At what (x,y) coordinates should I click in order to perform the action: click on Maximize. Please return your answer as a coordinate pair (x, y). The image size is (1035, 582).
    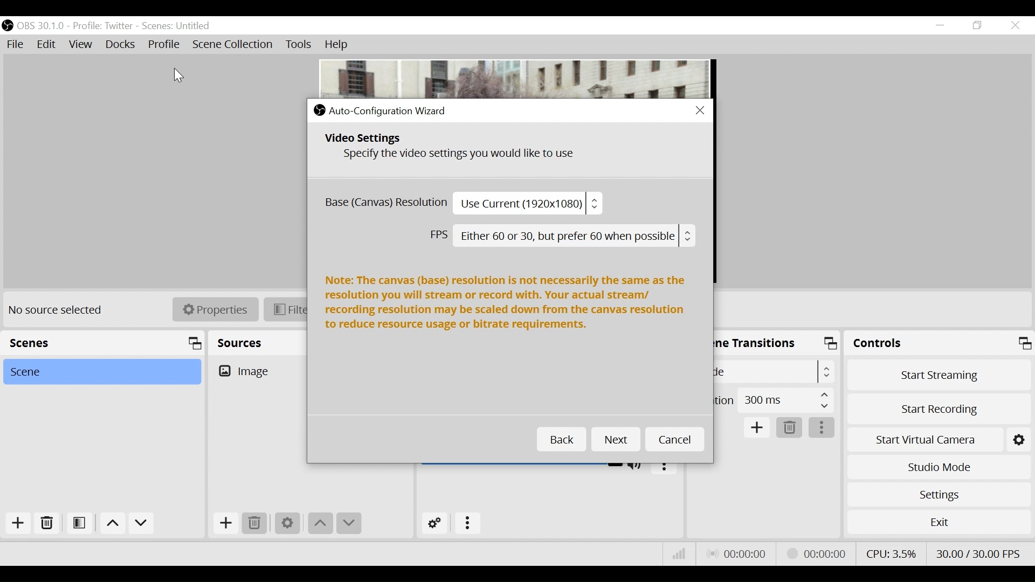
    Looking at the image, I should click on (832, 345).